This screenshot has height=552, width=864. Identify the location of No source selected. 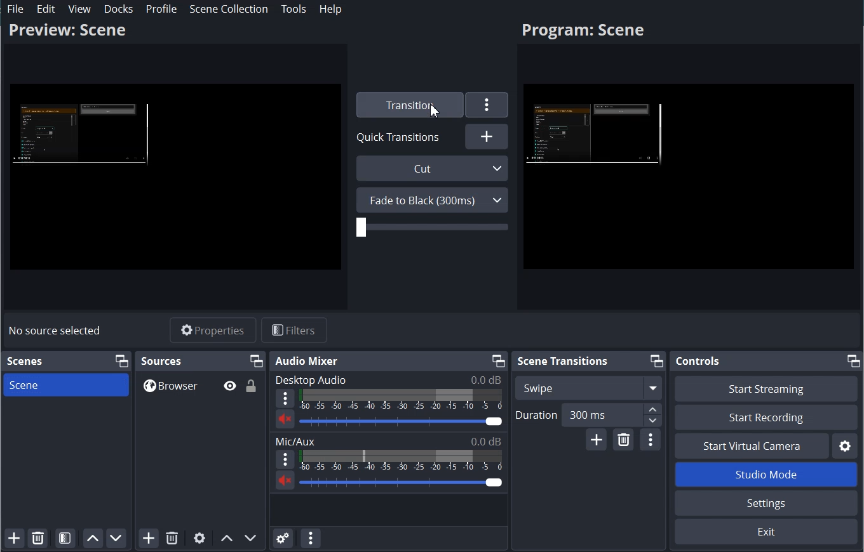
(55, 331).